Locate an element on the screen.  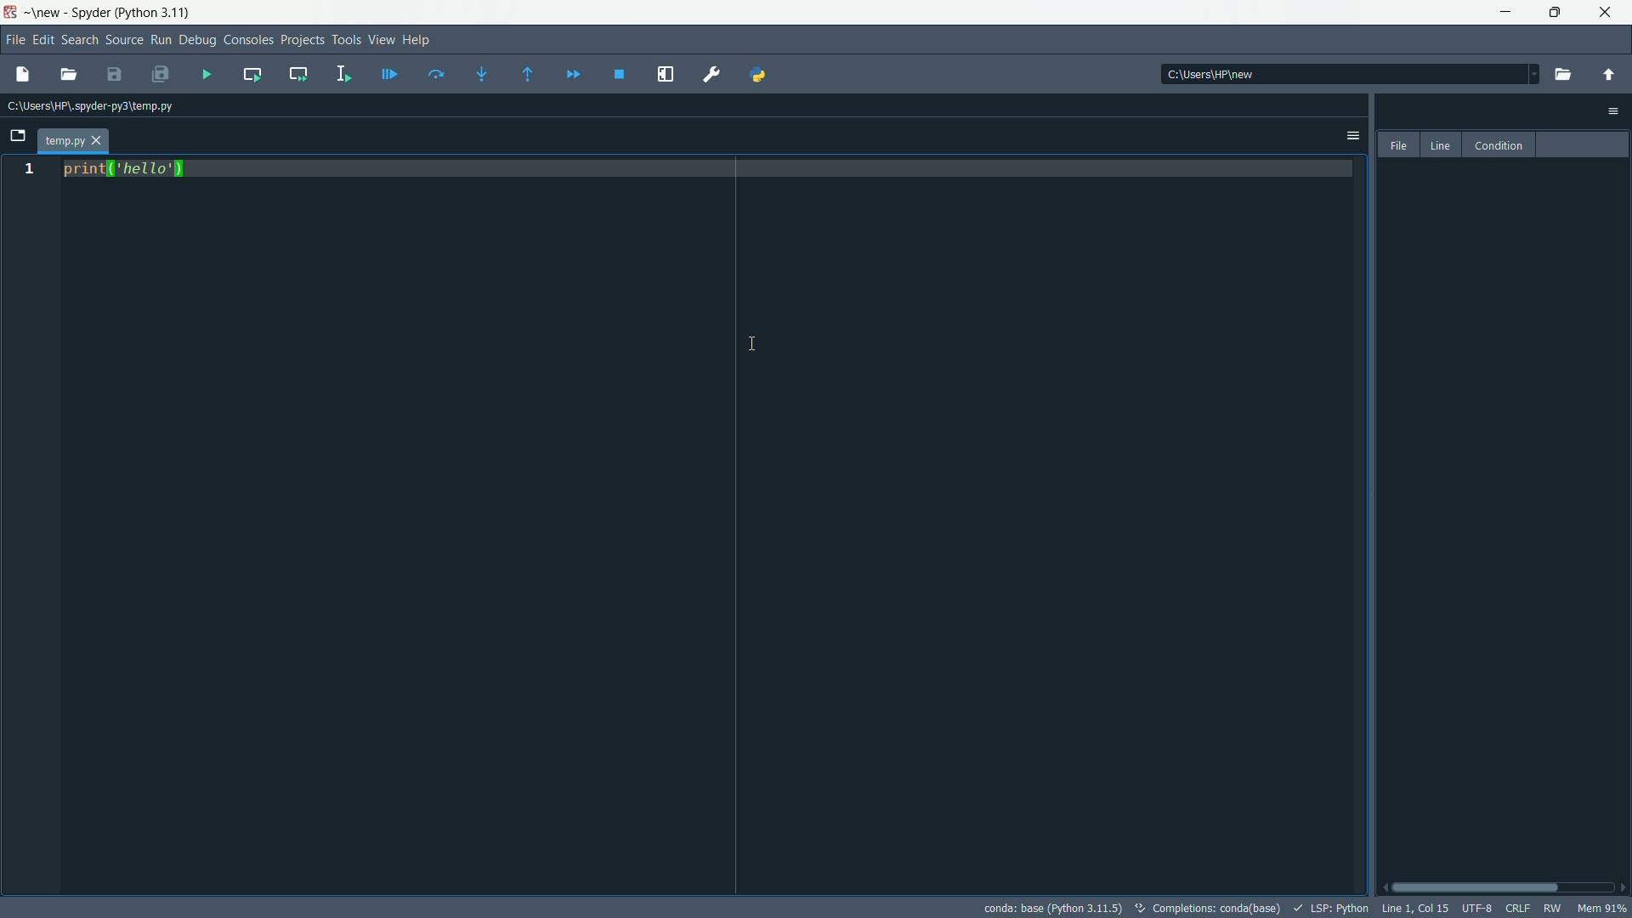
app icon is located at coordinates (10, 13).